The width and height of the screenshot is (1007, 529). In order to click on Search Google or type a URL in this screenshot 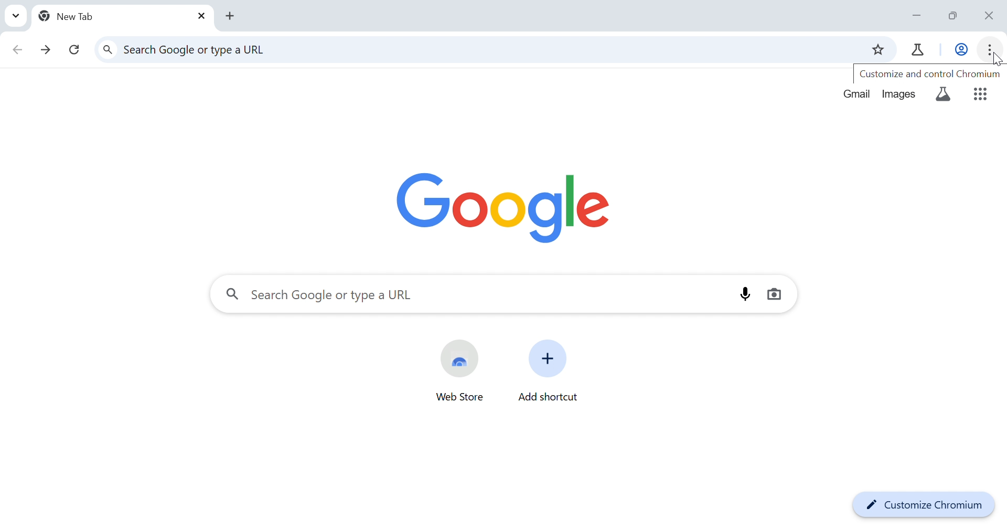, I will do `click(199, 49)`.